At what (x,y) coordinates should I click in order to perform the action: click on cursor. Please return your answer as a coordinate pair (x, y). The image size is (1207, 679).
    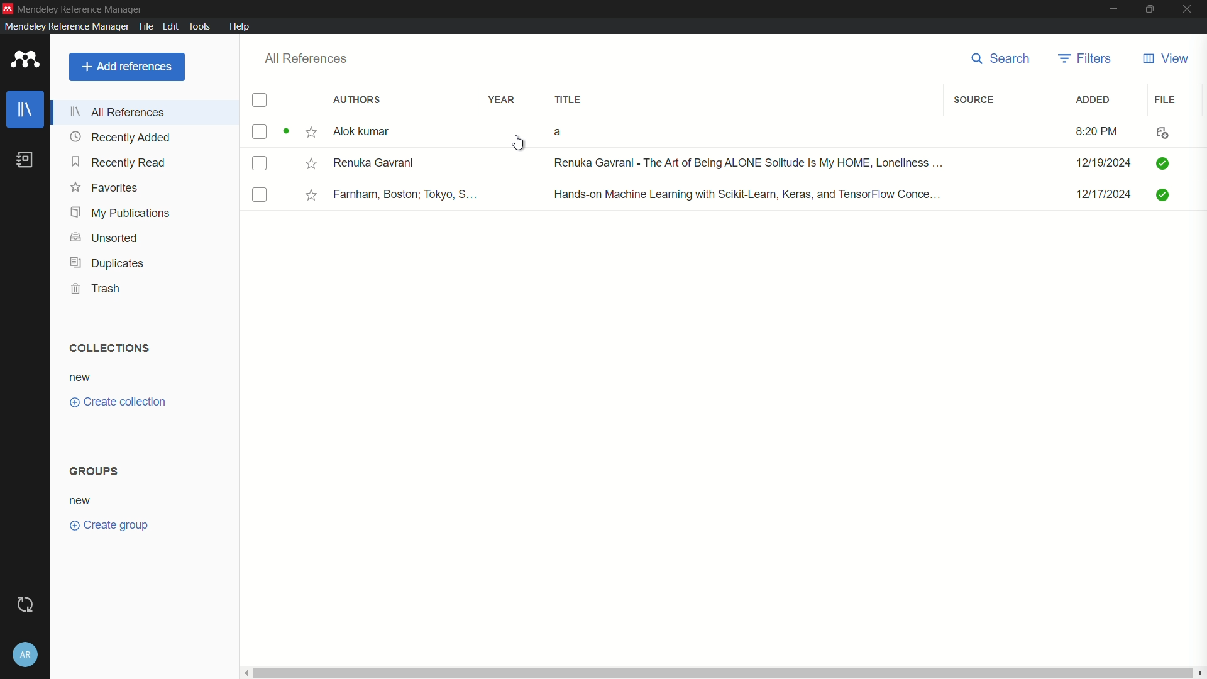
    Looking at the image, I should click on (518, 141).